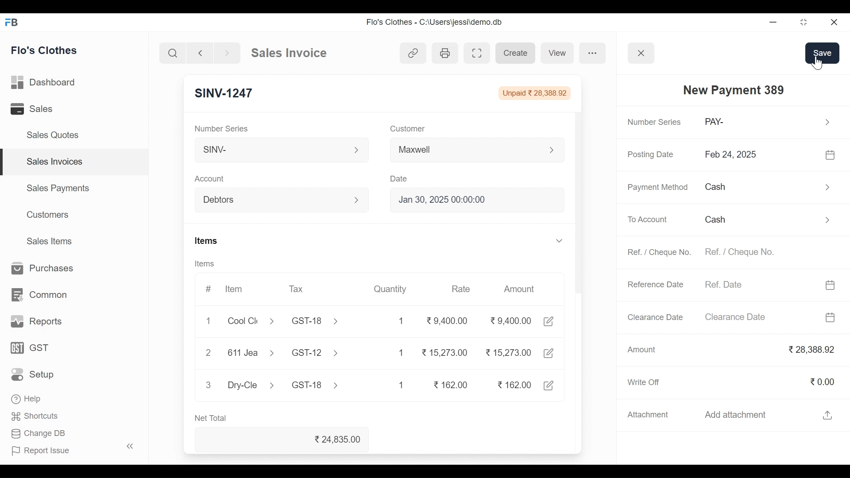  Describe the element at coordinates (173, 53) in the screenshot. I see `Search` at that location.